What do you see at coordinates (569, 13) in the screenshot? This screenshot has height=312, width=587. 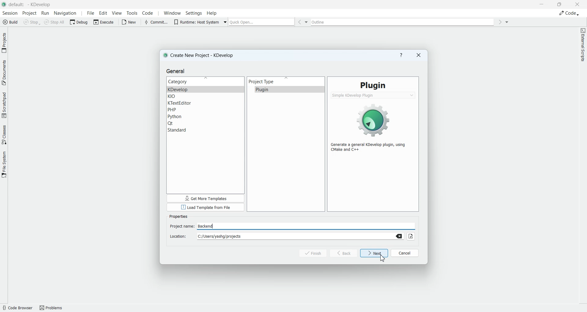 I see `Code` at bounding box center [569, 13].